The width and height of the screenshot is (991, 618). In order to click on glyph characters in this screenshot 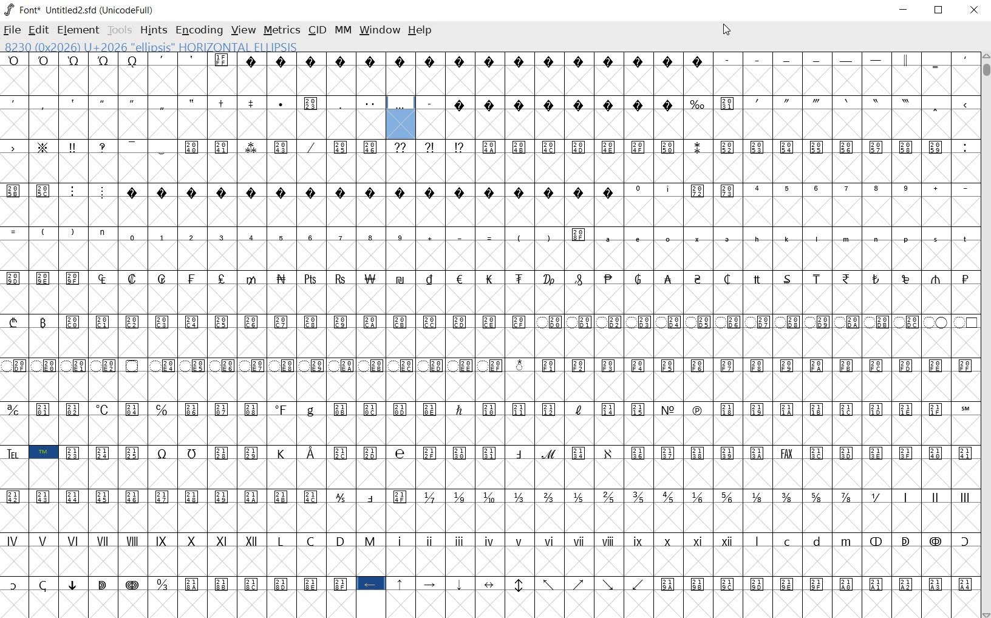, I will do `click(488, 395)`.